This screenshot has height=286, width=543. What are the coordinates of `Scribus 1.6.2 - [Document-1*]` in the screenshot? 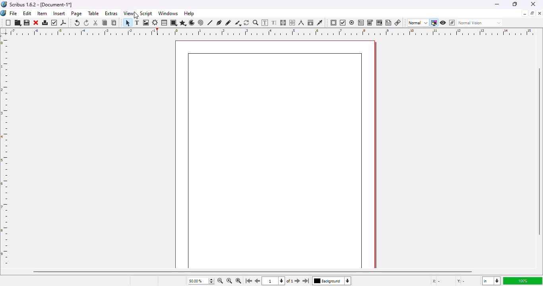 It's located at (41, 4).